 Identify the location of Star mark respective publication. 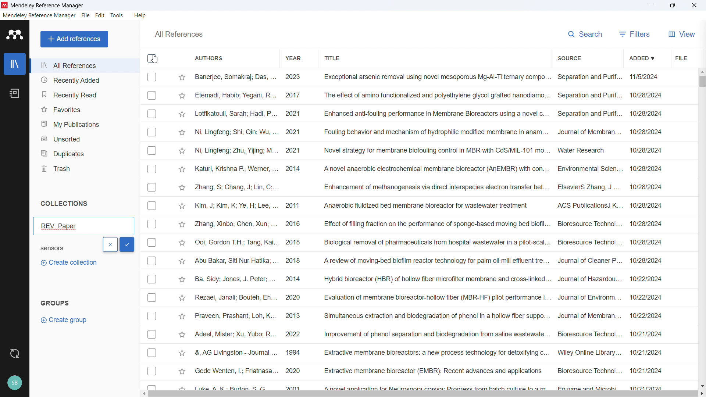
(182, 335).